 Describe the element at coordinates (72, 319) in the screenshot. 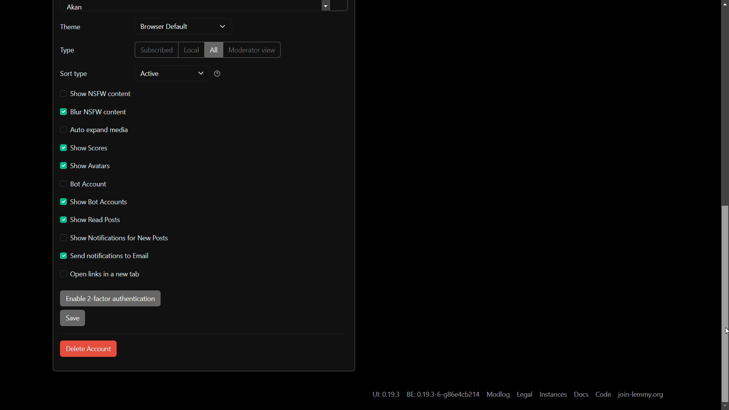

I see `save` at that location.